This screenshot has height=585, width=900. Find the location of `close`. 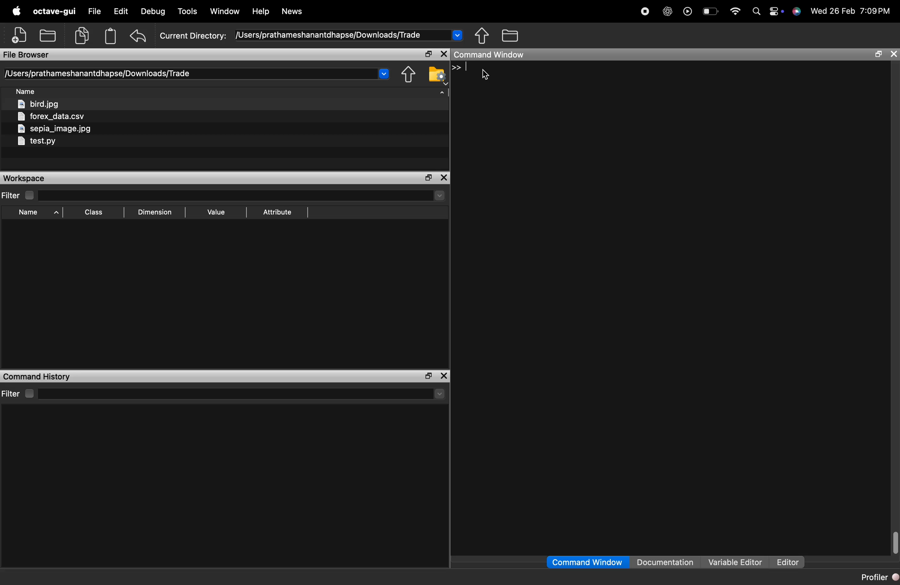

close is located at coordinates (894, 54).